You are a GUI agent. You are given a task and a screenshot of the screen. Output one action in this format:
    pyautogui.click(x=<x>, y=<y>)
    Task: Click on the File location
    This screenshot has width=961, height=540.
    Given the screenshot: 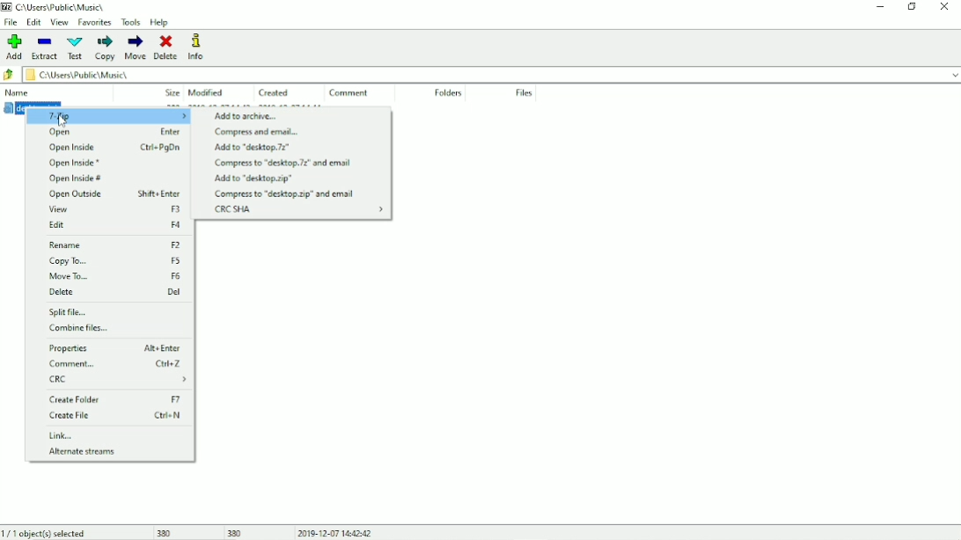 What is the action you would take?
    pyautogui.click(x=491, y=74)
    